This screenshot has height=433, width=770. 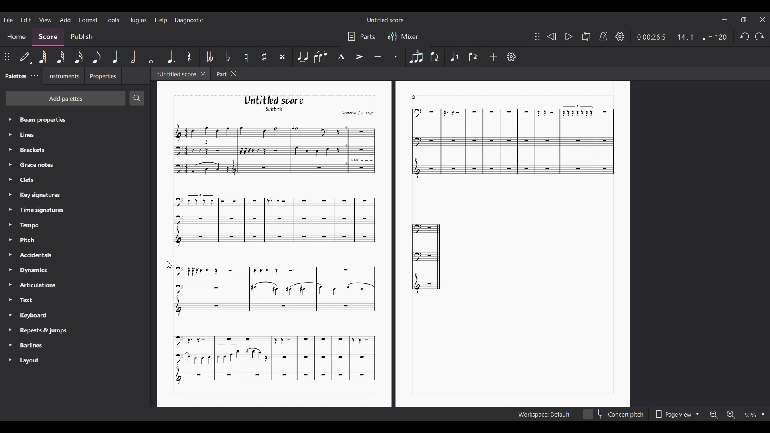 What do you see at coordinates (511, 57) in the screenshot?
I see `Settings` at bounding box center [511, 57].